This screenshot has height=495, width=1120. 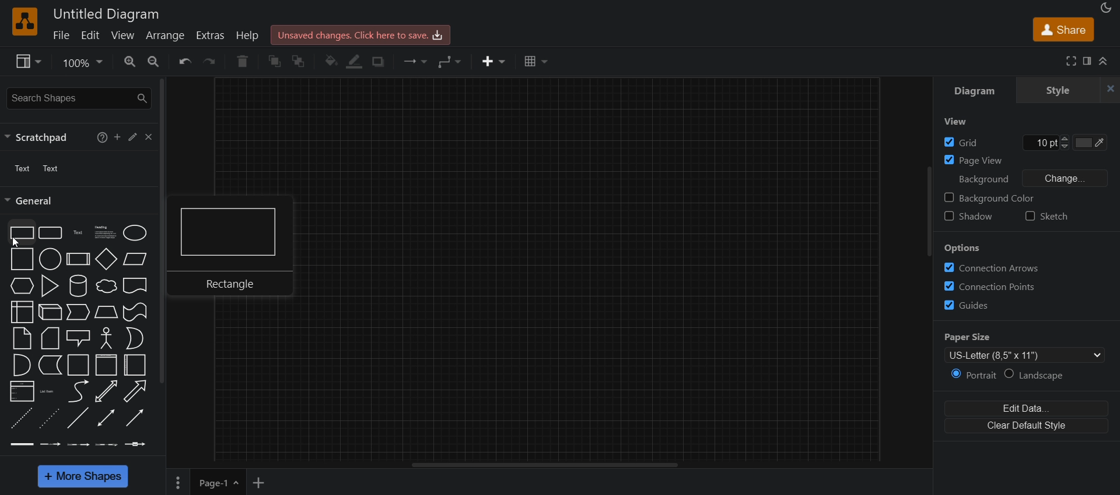 I want to click on sketch, so click(x=1049, y=217).